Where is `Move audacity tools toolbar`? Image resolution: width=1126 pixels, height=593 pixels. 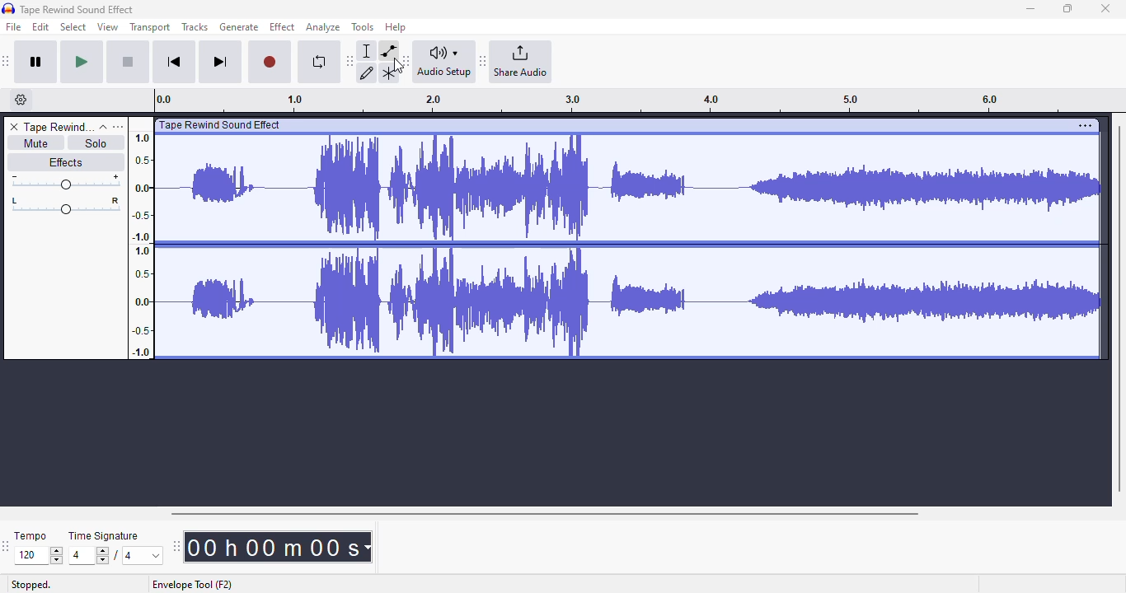 Move audacity tools toolbar is located at coordinates (350, 60).